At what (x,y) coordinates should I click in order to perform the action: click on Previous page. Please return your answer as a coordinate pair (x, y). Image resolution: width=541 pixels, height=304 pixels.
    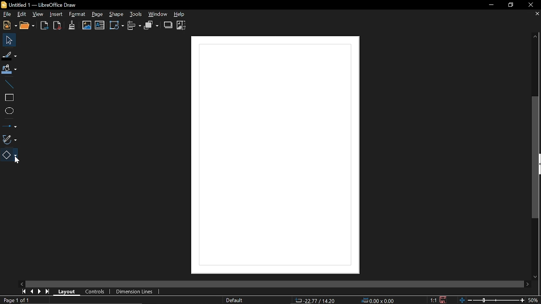
    Looking at the image, I should click on (32, 292).